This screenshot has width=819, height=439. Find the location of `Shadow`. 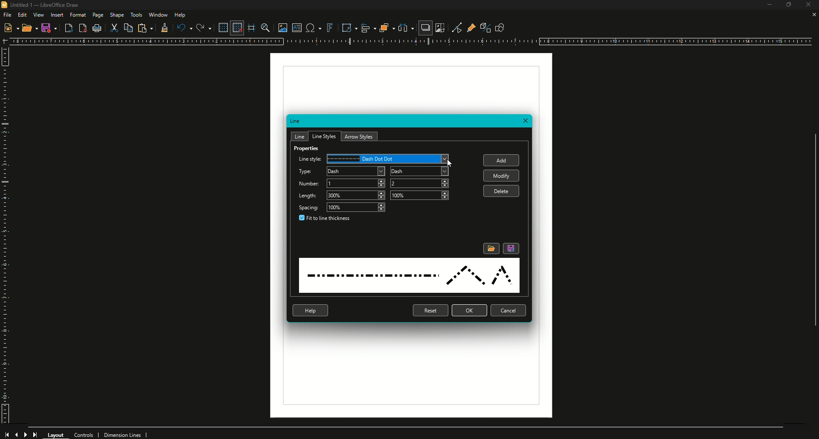

Shadow is located at coordinates (424, 29).